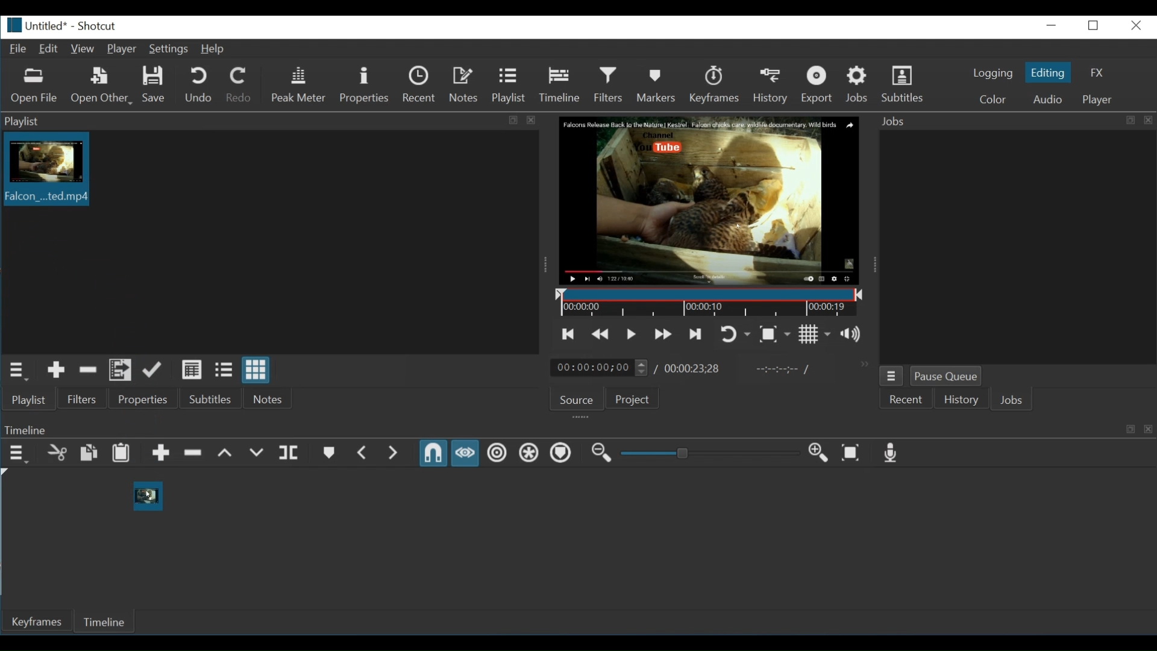 This screenshot has width=1157, height=651. I want to click on play quickly backwards, so click(598, 335).